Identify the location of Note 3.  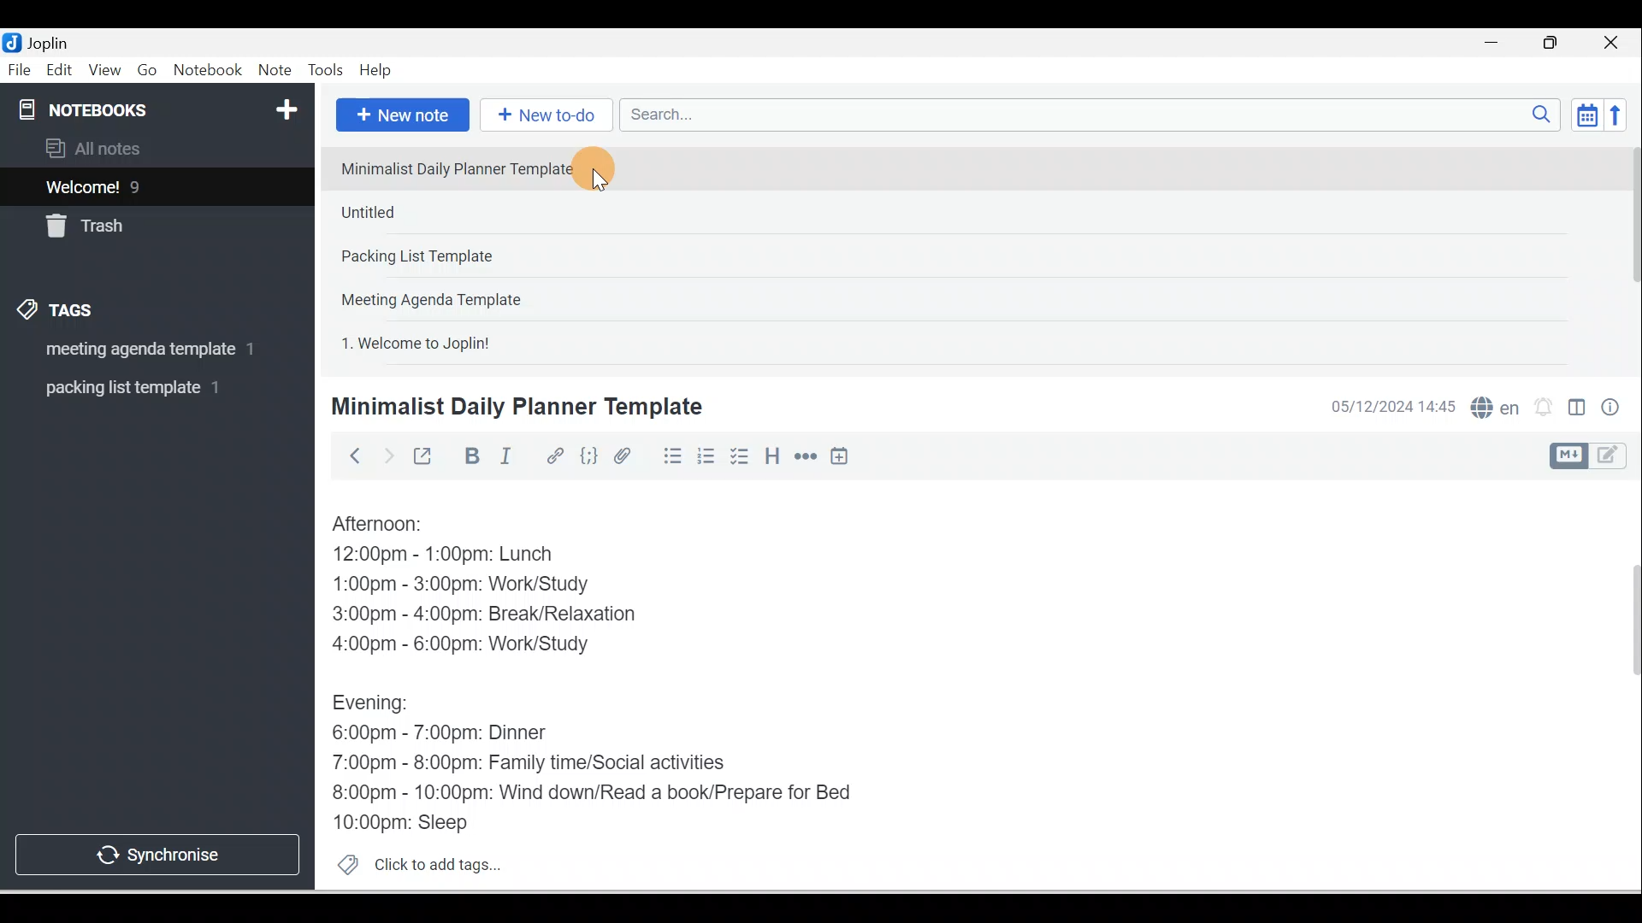
(471, 257).